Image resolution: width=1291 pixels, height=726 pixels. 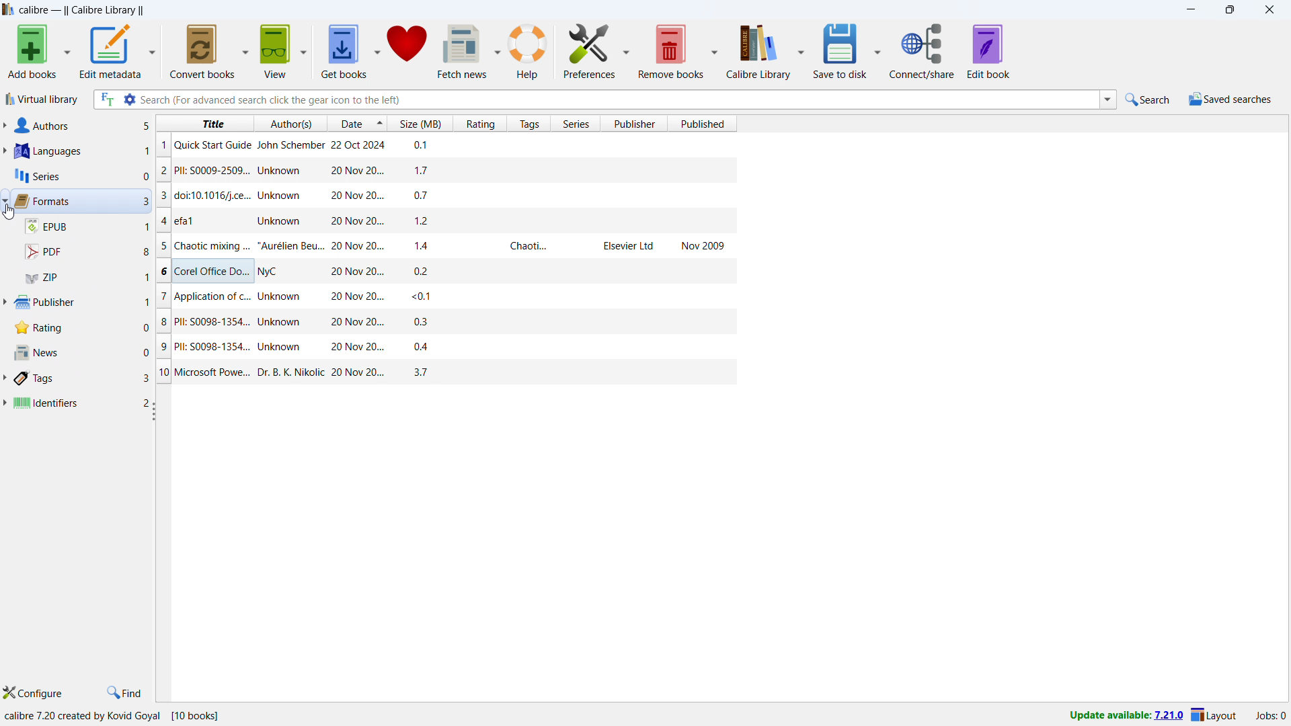 What do you see at coordinates (110, 51) in the screenshot?
I see `edit metadata` at bounding box center [110, 51].